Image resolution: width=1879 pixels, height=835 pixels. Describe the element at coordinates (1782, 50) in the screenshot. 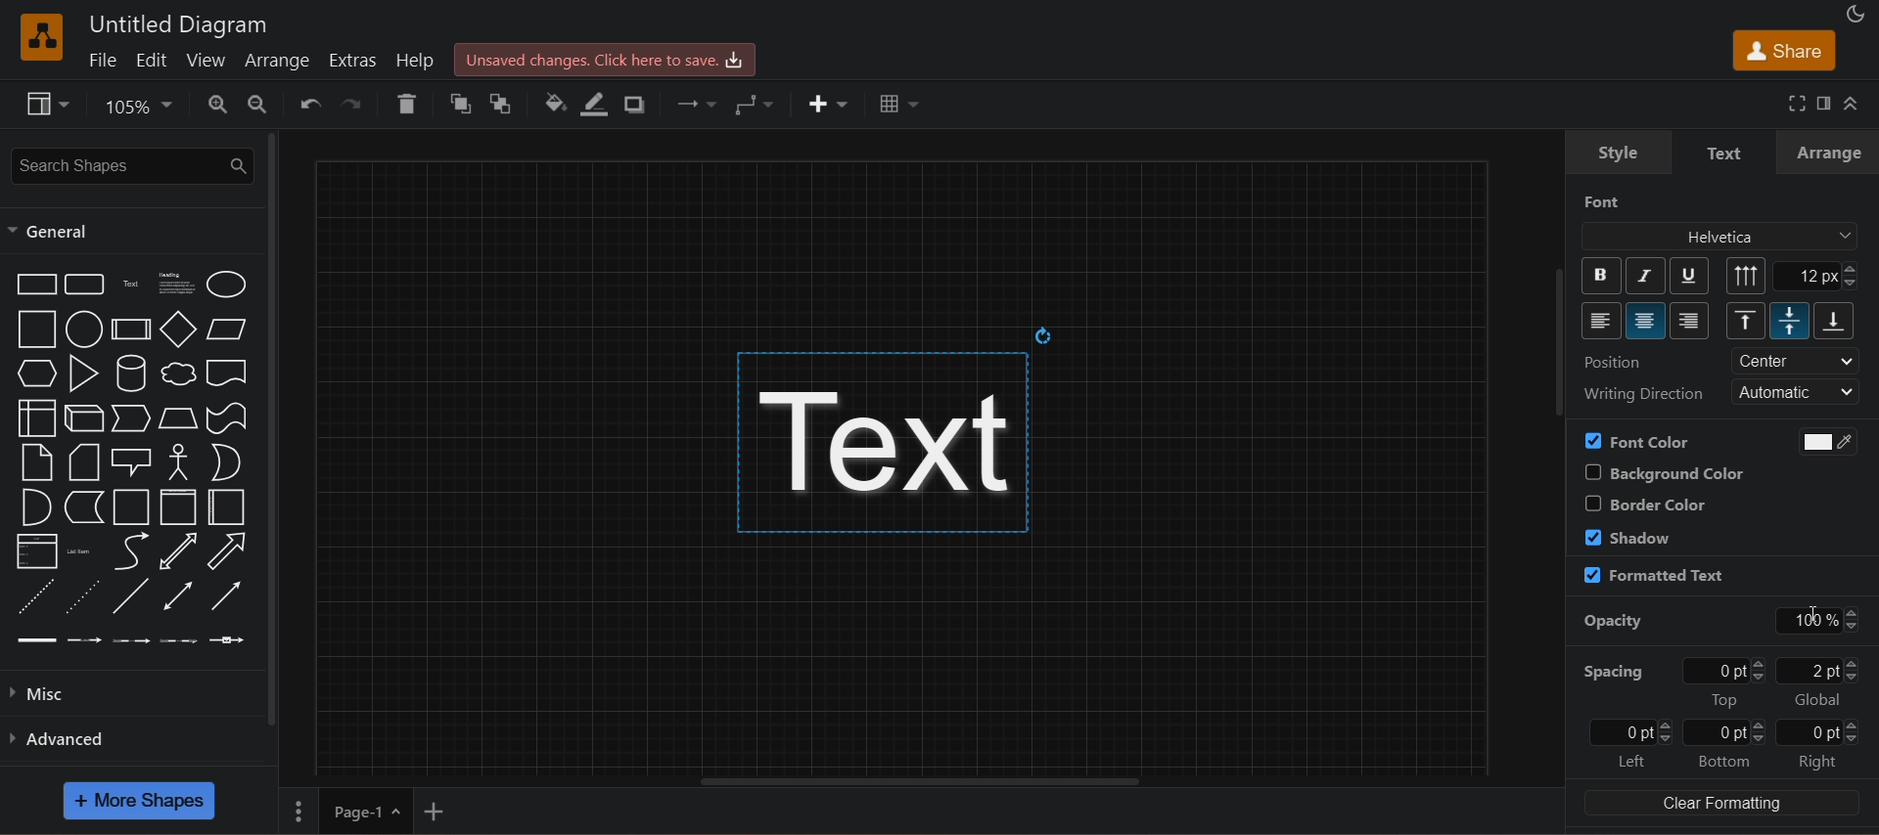

I see `share` at that location.